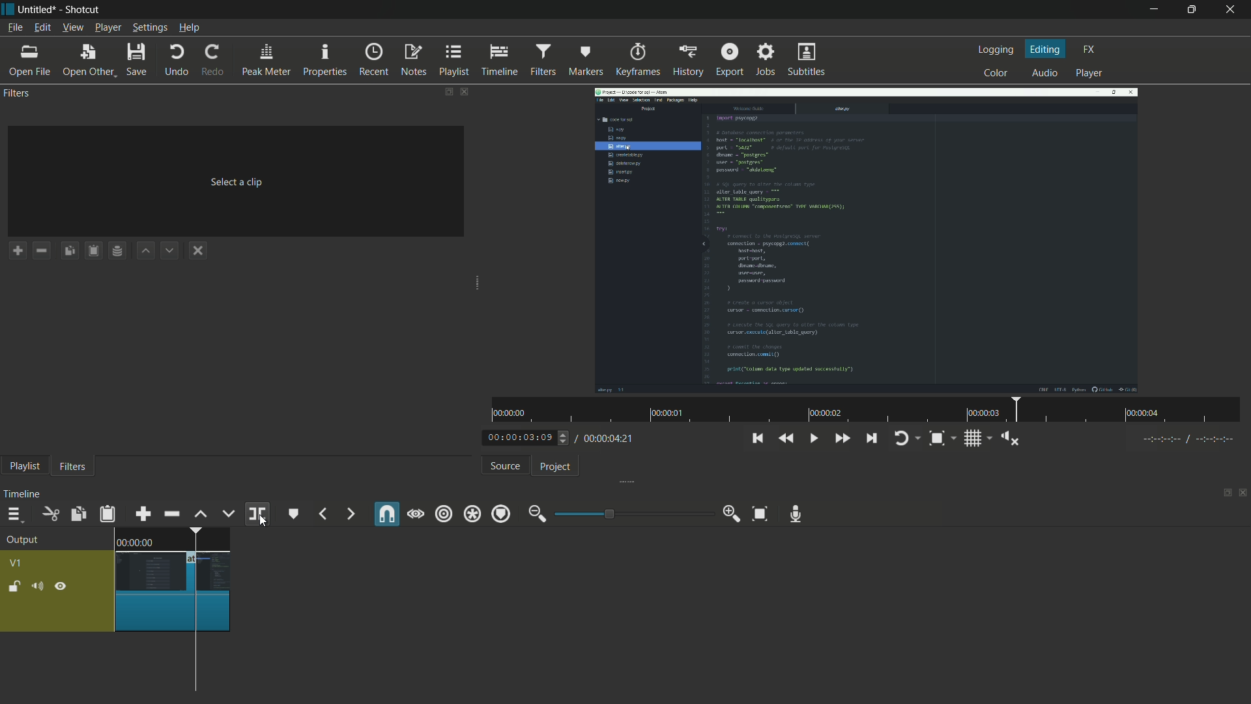 Image resolution: width=1251 pixels, height=704 pixels. I want to click on copy, so click(78, 514).